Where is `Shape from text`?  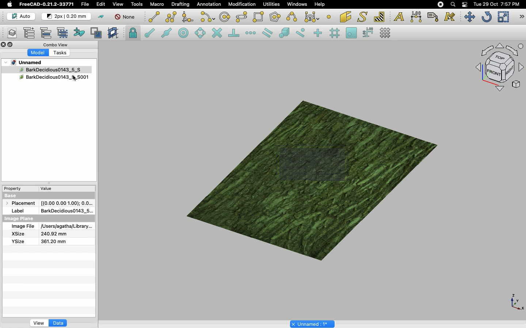
Shape from text is located at coordinates (363, 17).